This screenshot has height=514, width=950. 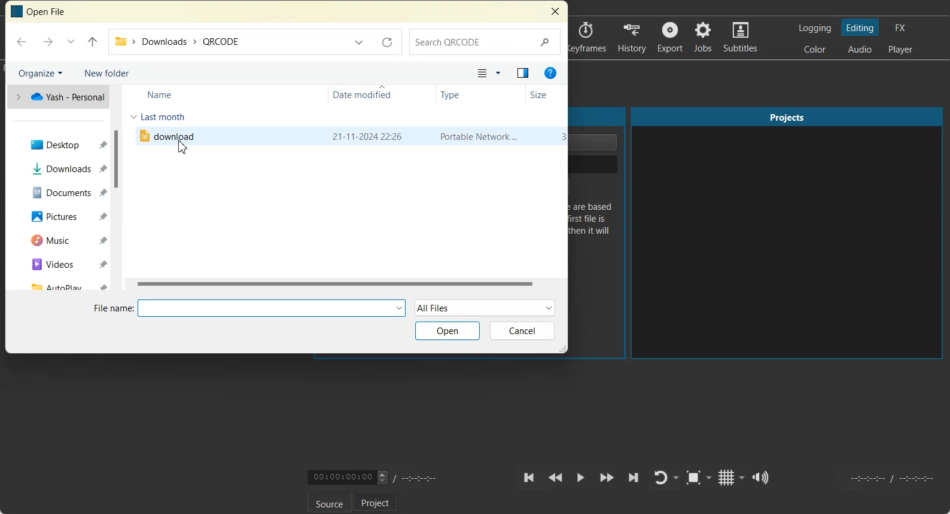 I want to click on Type, so click(x=463, y=95).